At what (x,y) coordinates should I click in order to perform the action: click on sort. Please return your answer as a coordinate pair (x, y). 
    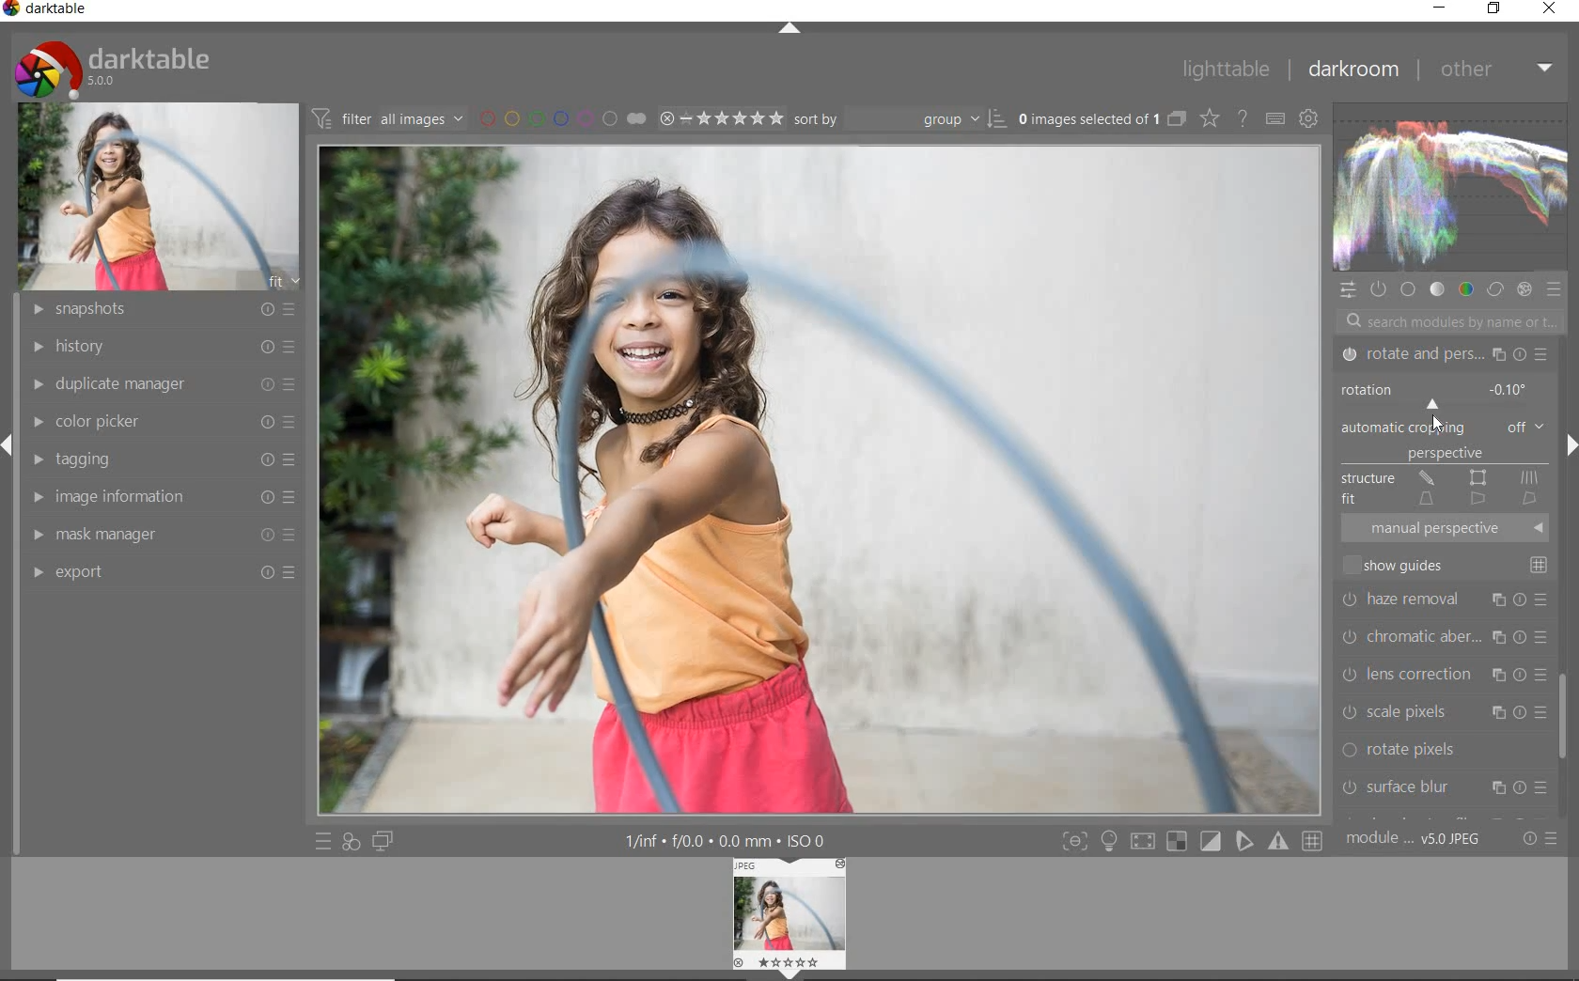
    Looking at the image, I should click on (900, 117).